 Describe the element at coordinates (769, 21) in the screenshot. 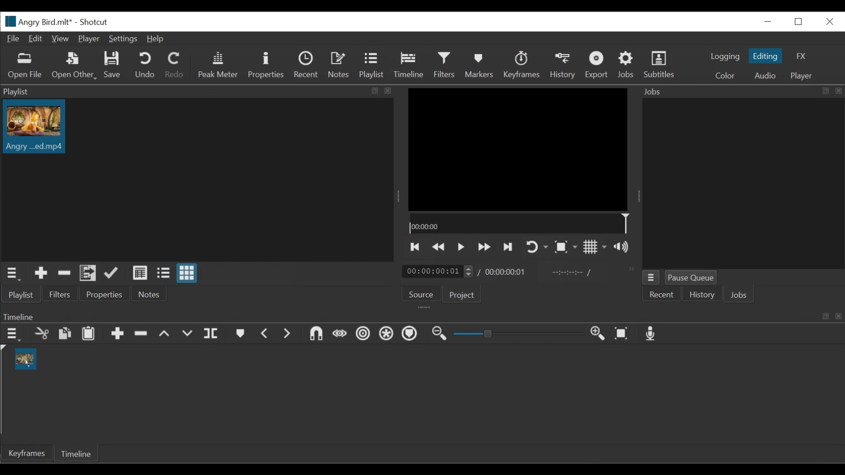

I see `minimize` at that location.